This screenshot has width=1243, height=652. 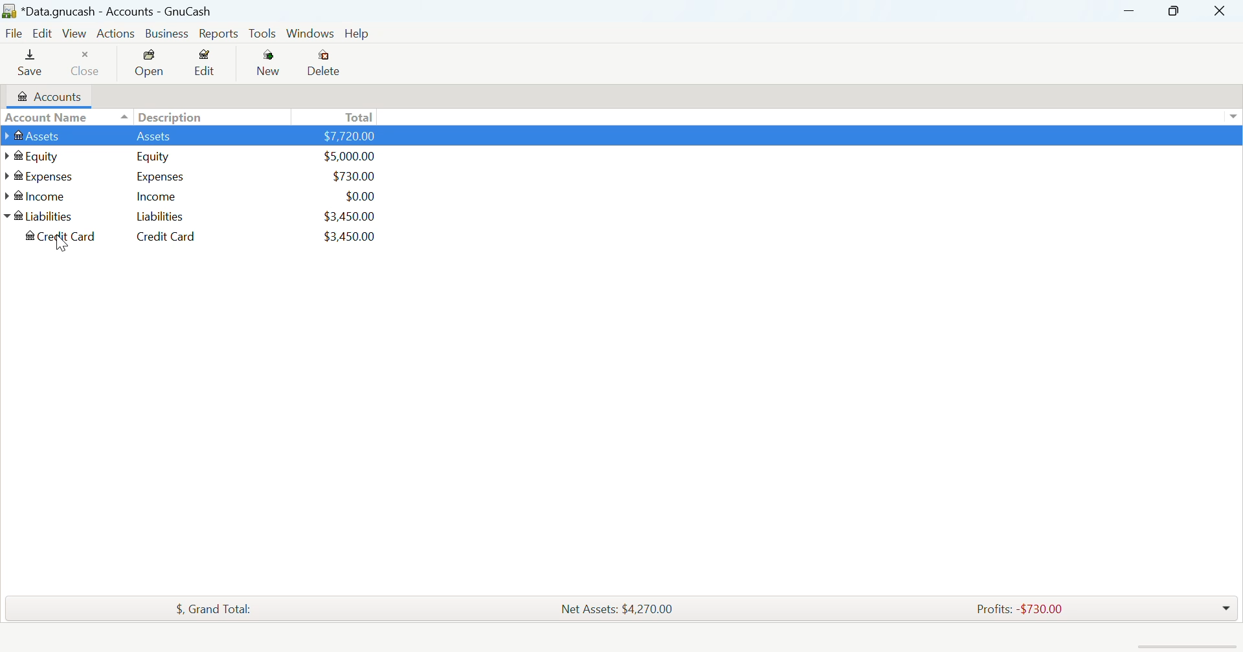 What do you see at coordinates (263, 33) in the screenshot?
I see `Tools` at bounding box center [263, 33].